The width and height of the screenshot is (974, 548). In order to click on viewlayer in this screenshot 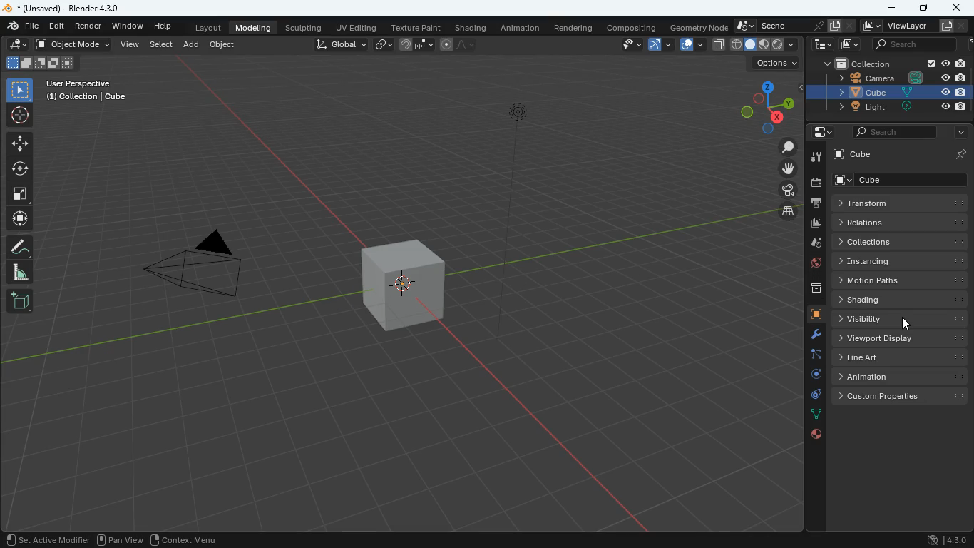, I will do `click(913, 26)`.